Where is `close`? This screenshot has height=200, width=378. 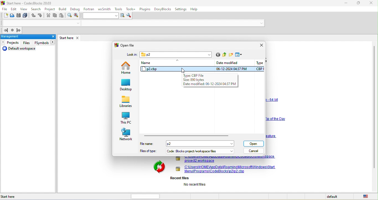
close is located at coordinates (262, 45).